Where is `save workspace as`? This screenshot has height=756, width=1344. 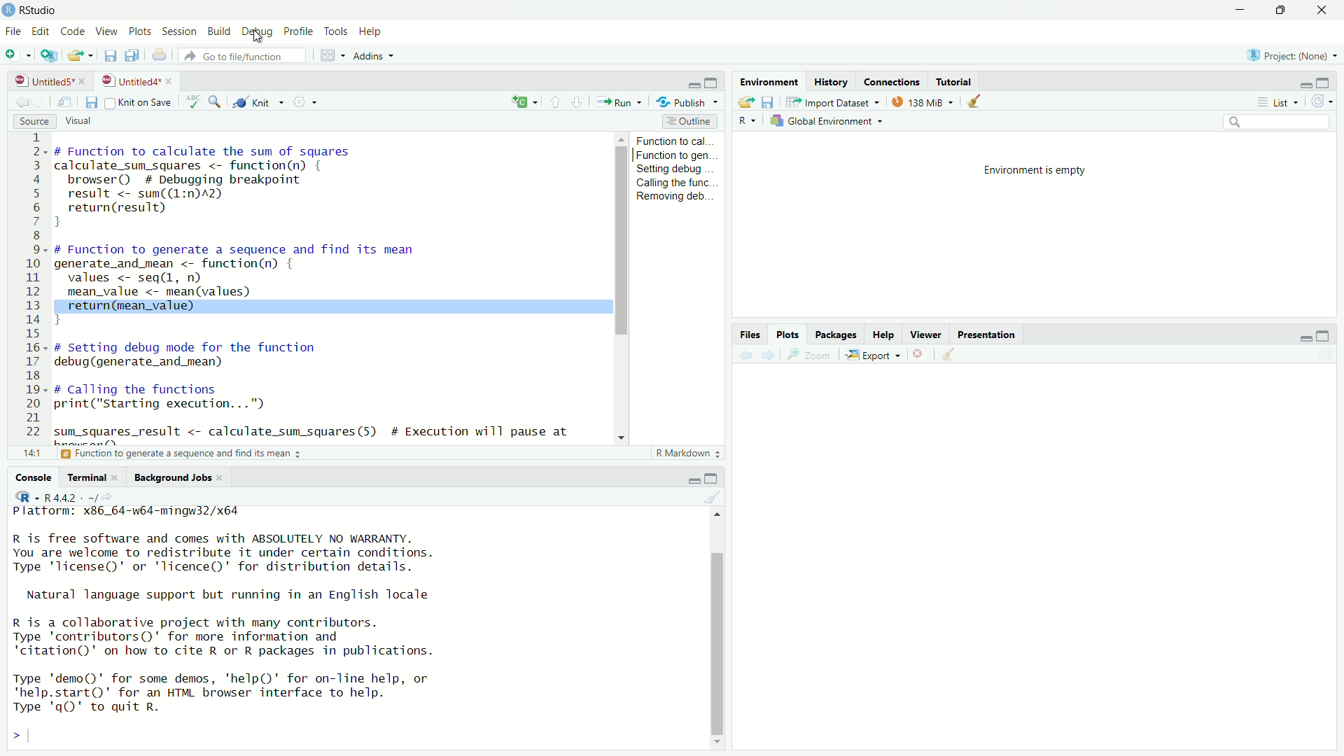 save workspace as is located at coordinates (771, 103).